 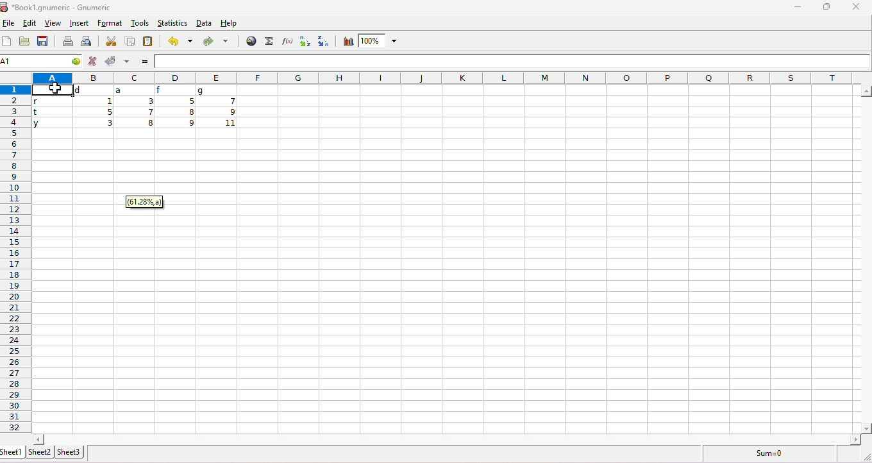 What do you see at coordinates (447, 439) in the screenshot?
I see `Horizontal scrollbar` at bounding box center [447, 439].